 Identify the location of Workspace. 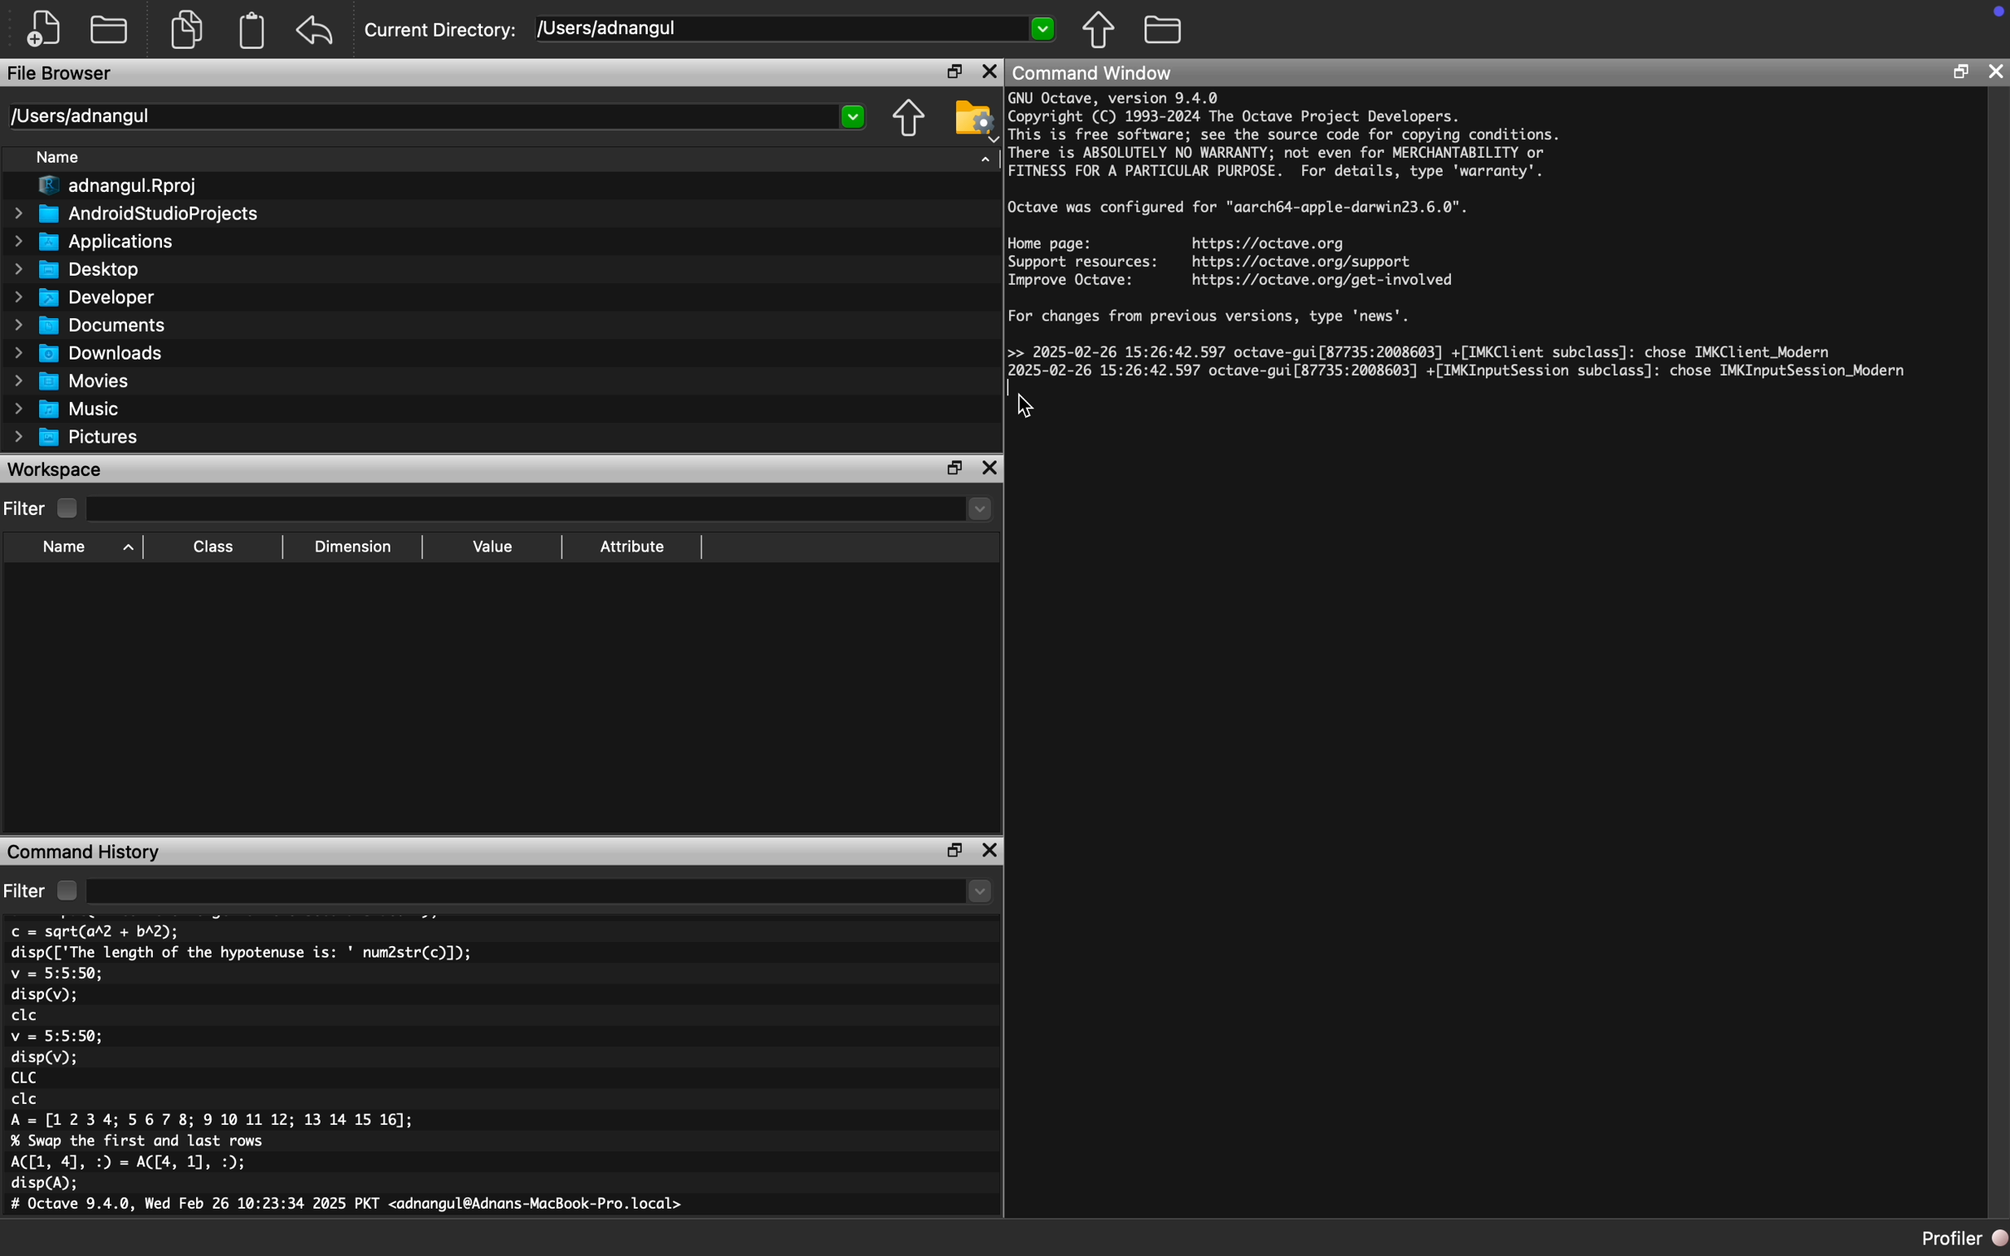
(56, 470).